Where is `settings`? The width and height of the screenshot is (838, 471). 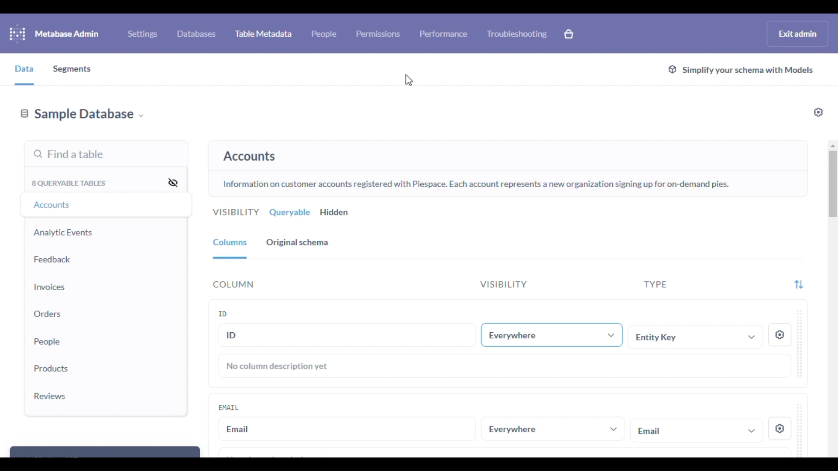
settings is located at coordinates (142, 34).